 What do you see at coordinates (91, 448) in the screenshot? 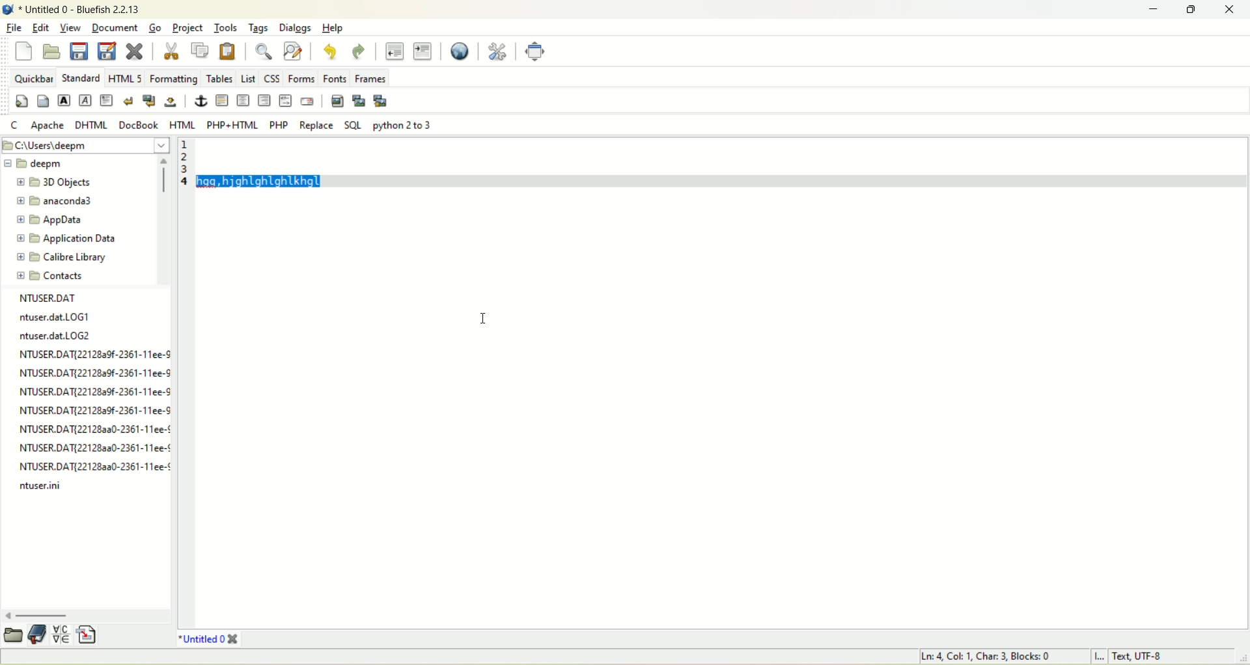
I see `NTUSER.DAT{22128a3a0-2361-11ee-¢` at bounding box center [91, 448].